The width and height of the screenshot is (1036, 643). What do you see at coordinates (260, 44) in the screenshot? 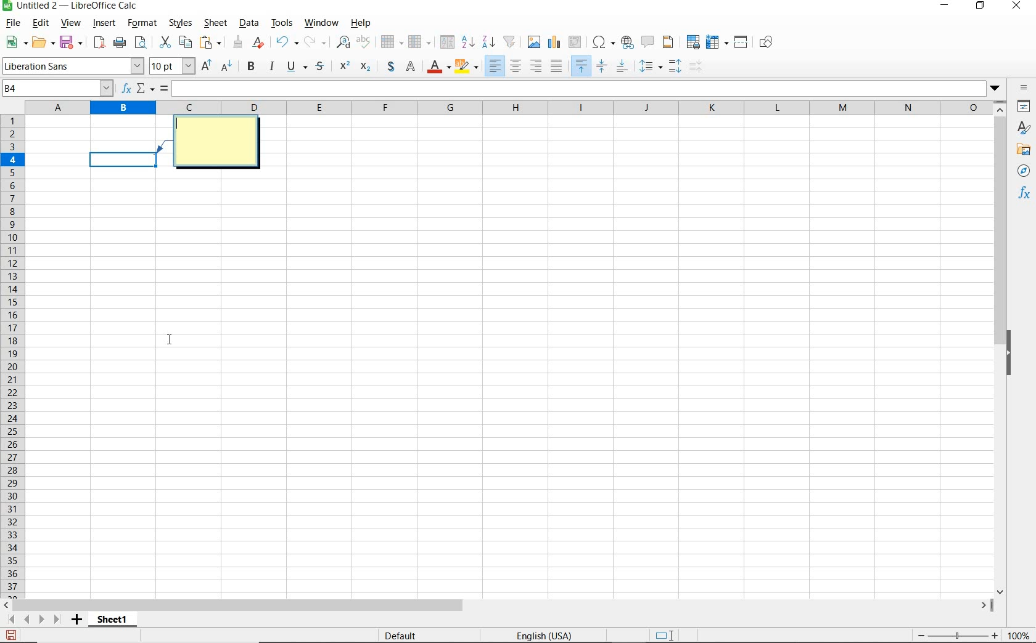
I see `clear direct formatting` at bounding box center [260, 44].